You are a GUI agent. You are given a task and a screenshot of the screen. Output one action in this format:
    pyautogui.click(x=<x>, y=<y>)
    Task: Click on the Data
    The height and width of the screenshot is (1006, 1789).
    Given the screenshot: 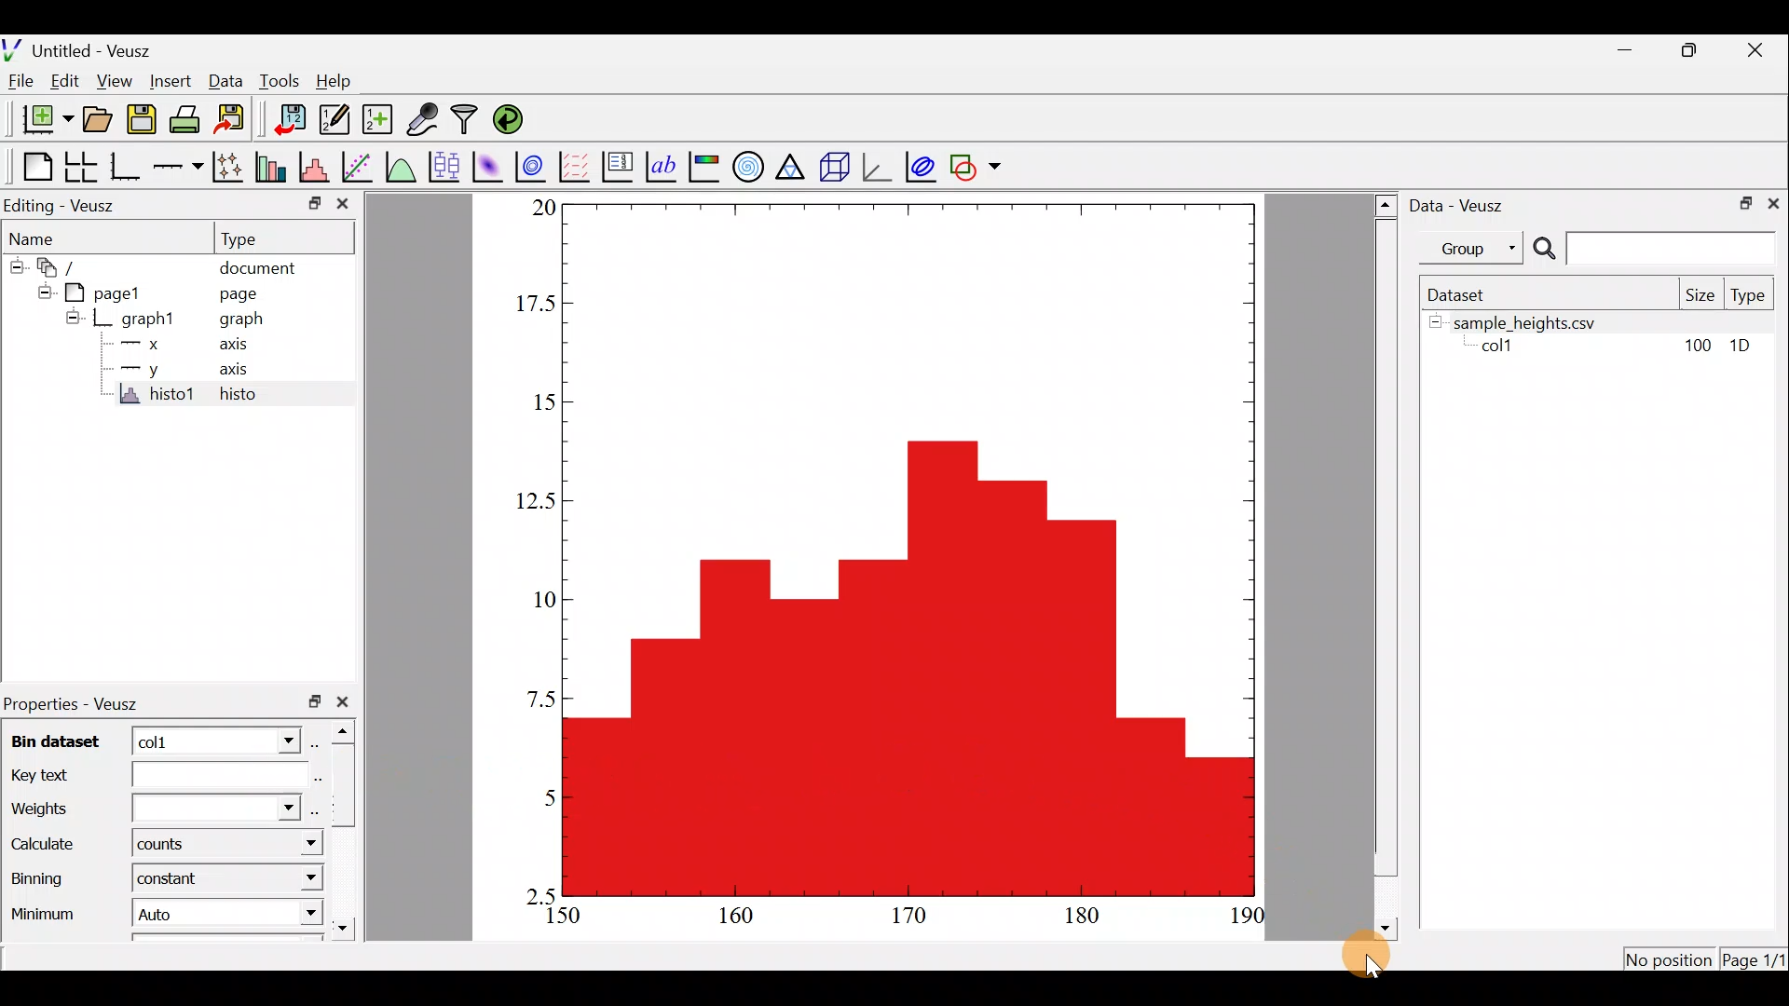 What is the action you would take?
    pyautogui.click(x=225, y=84)
    